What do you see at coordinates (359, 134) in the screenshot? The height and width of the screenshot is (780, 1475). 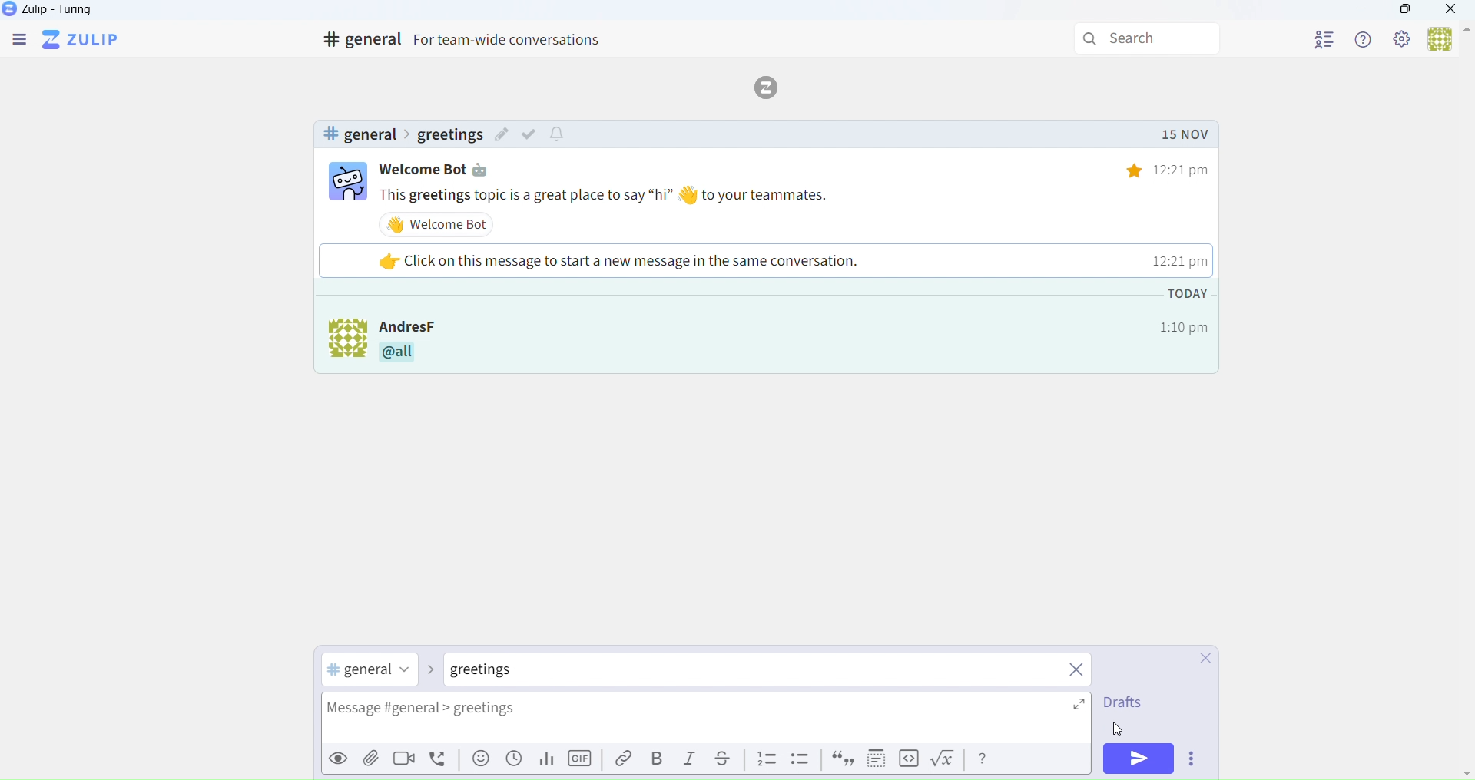 I see `general` at bounding box center [359, 134].